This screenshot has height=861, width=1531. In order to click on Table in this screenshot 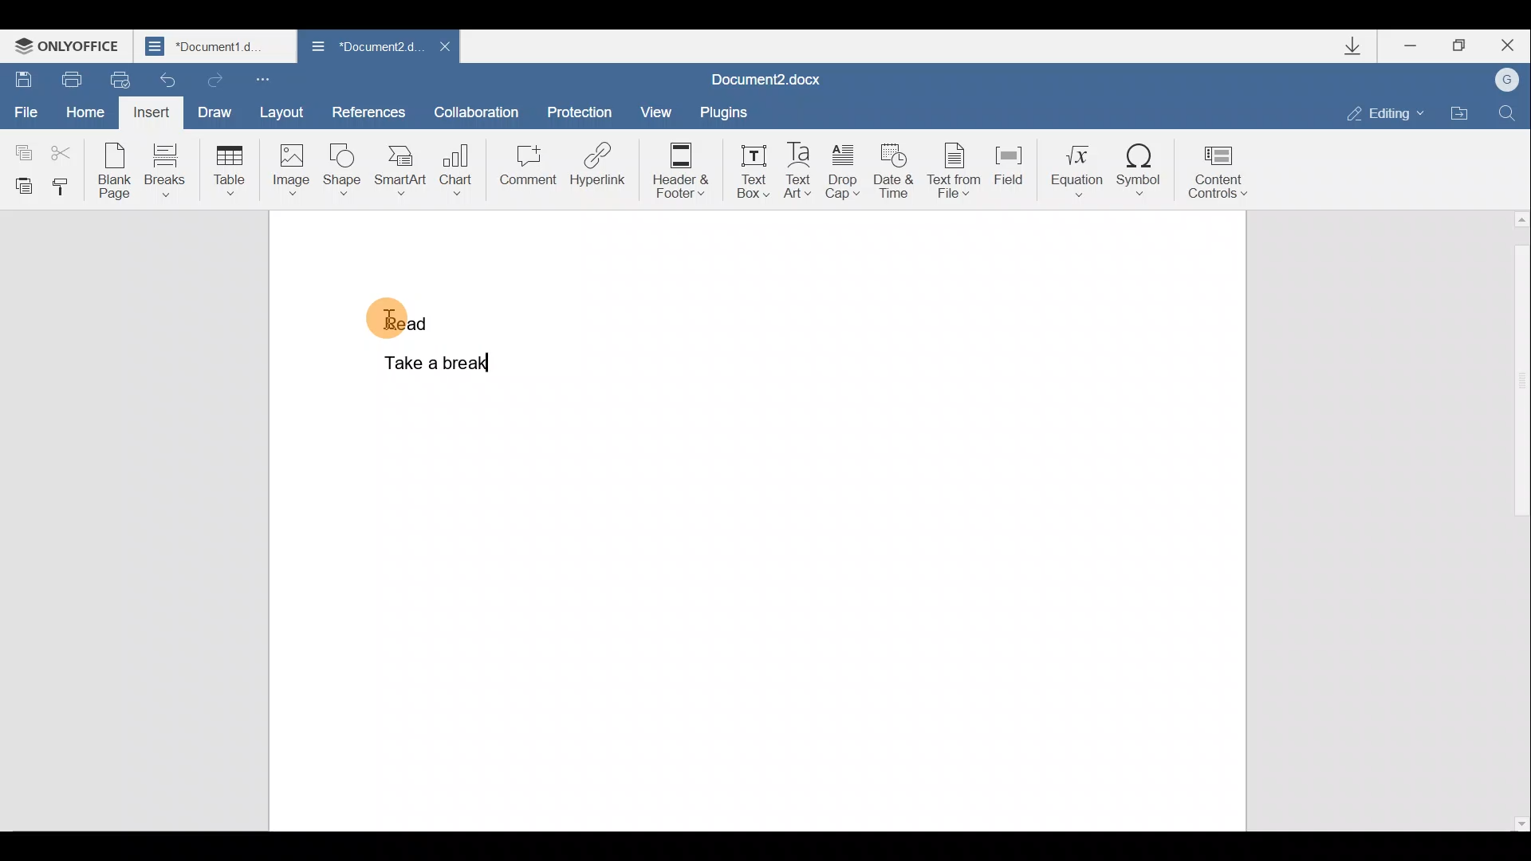, I will do `click(226, 167)`.